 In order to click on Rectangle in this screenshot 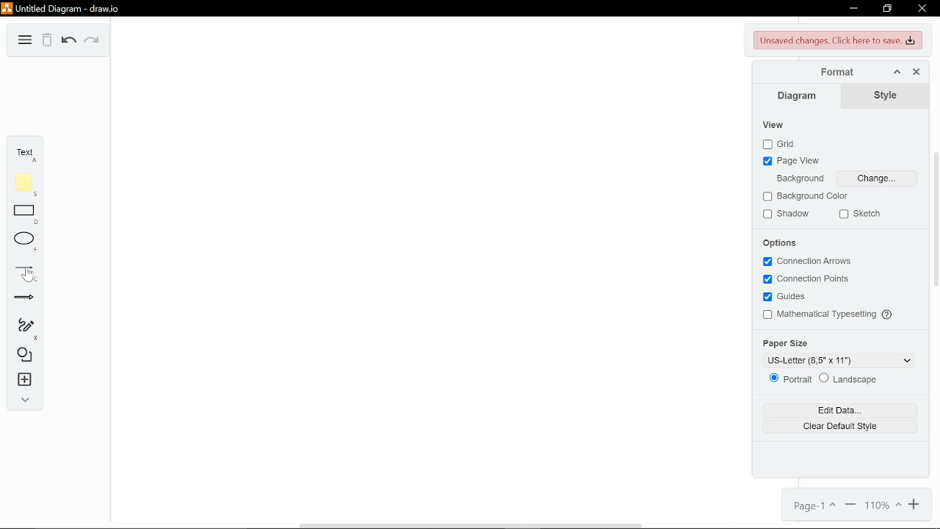, I will do `click(25, 215)`.